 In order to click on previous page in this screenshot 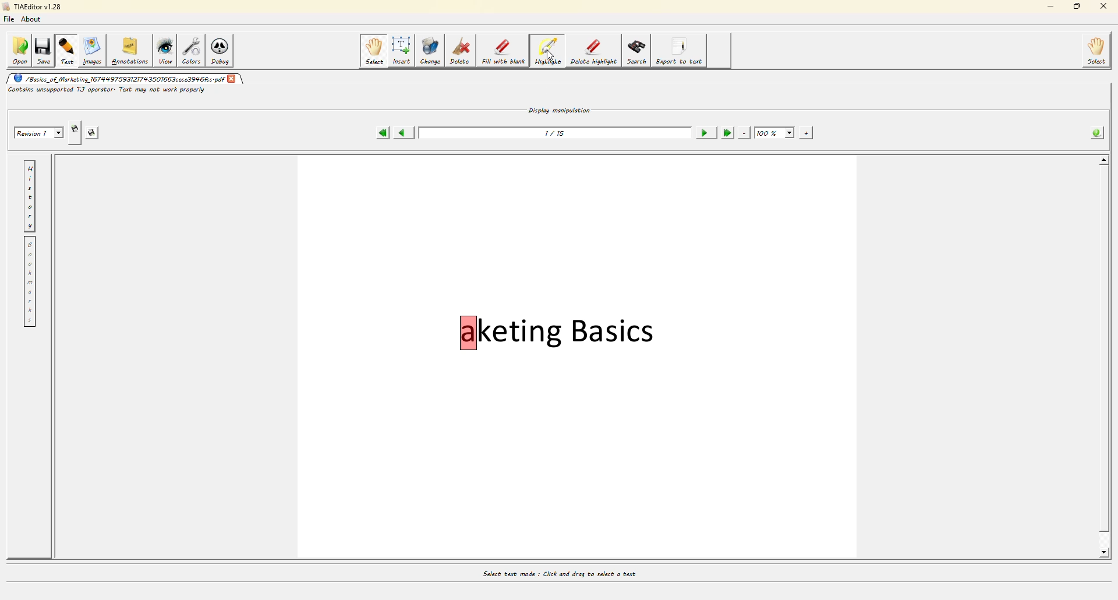, I will do `click(402, 133)`.